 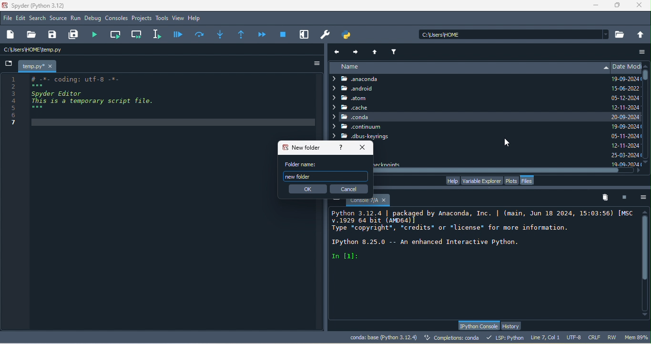 What do you see at coordinates (349, 189) in the screenshot?
I see `cancel` at bounding box center [349, 189].